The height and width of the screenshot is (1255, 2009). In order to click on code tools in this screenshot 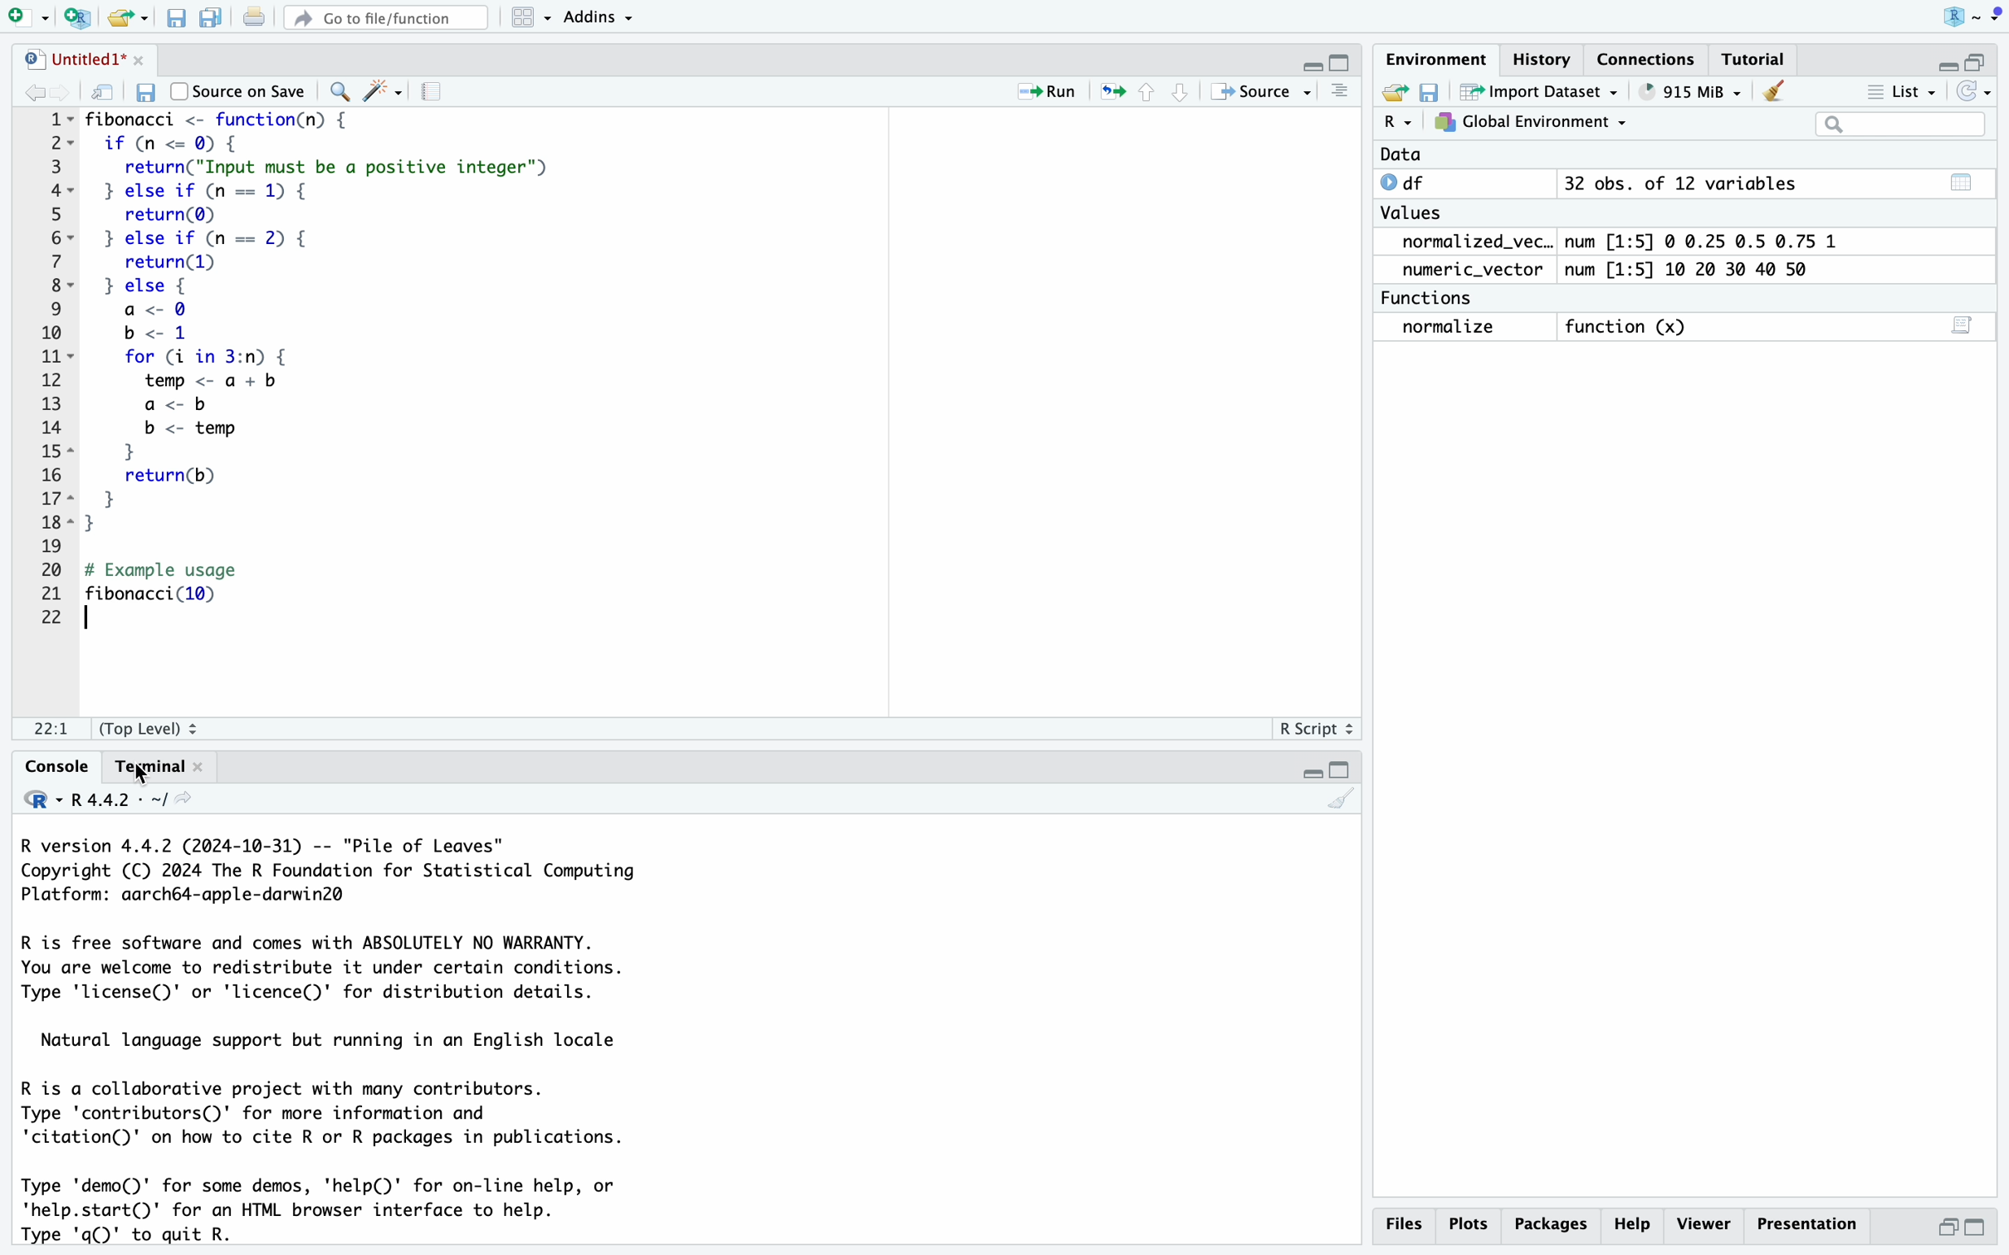, I will do `click(383, 89)`.